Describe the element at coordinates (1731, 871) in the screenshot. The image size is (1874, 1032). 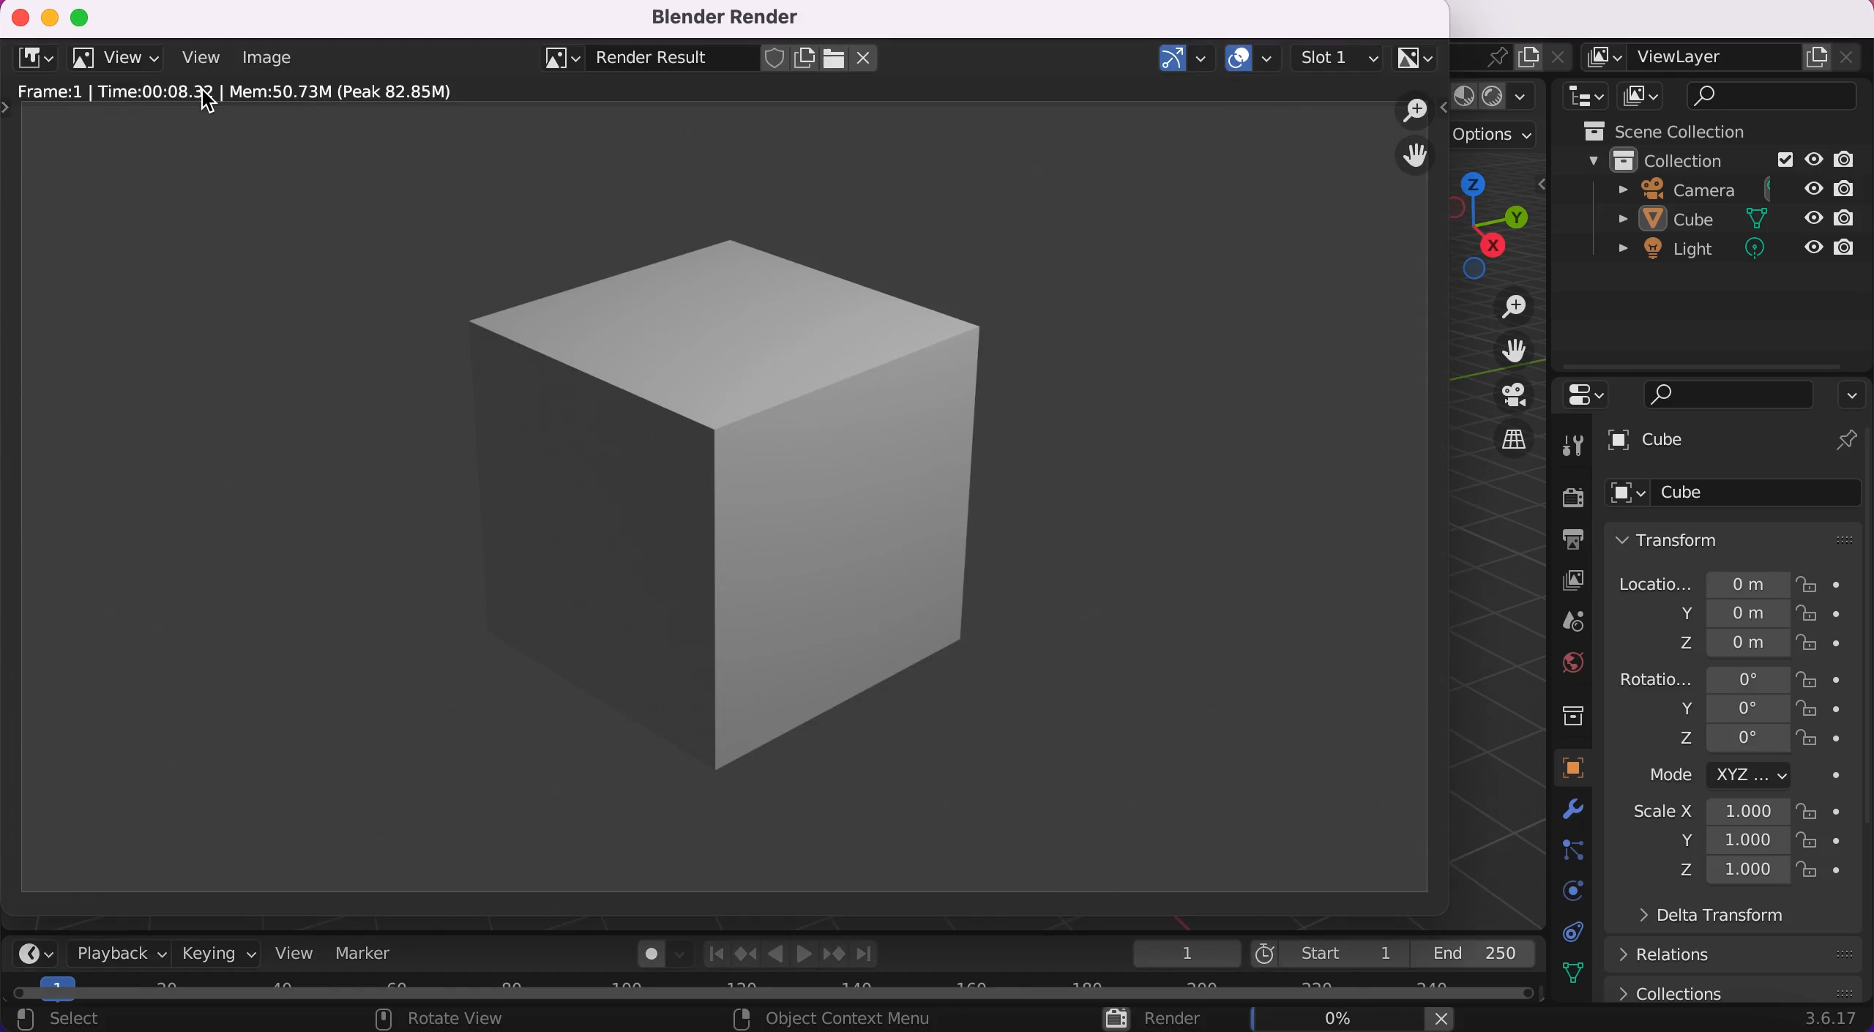
I see `z 1.000` at that location.